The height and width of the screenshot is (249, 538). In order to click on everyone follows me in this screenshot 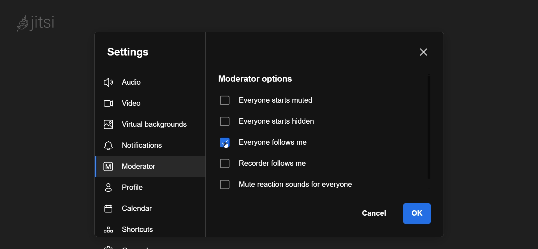, I will do `click(267, 141)`.